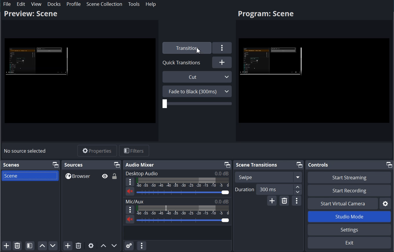 This screenshot has height=252, width=394. What do you see at coordinates (105, 176) in the screenshot?
I see `Hide` at bounding box center [105, 176].